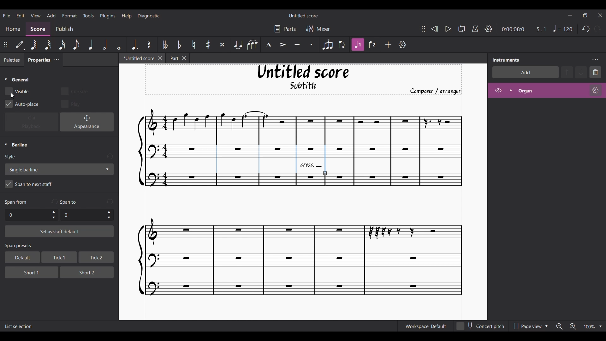 This screenshot has width=606, height=341. What do you see at coordinates (179, 45) in the screenshot?
I see `Toggle flat` at bounding box center [179, 45].